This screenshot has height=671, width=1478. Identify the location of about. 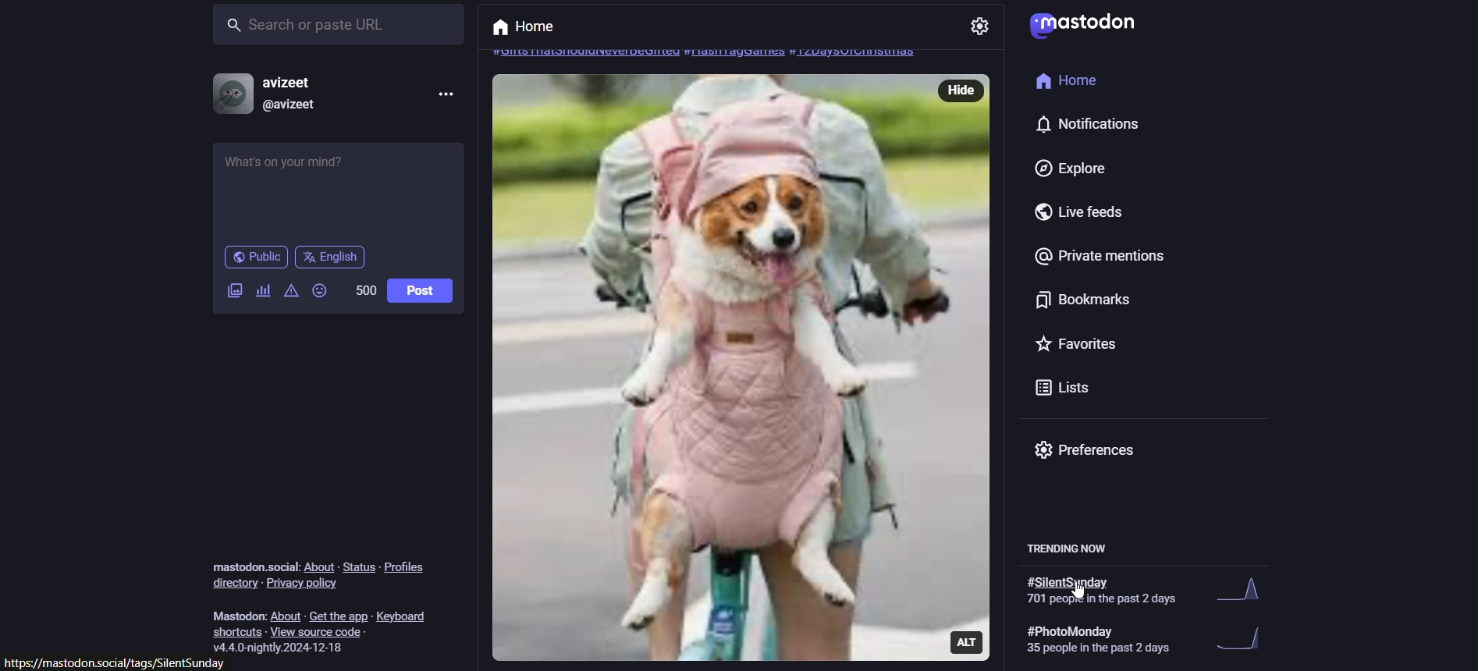
(319, 567).